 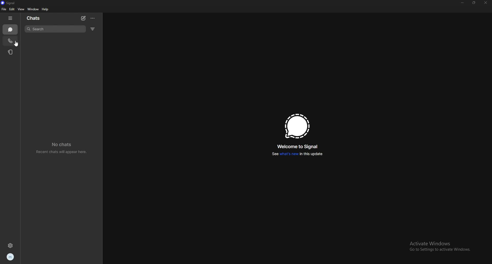 What do you see at coordinates (298, 154) in the screenshot?
I see `see whats new in this update` at bounding box center [298, 154].